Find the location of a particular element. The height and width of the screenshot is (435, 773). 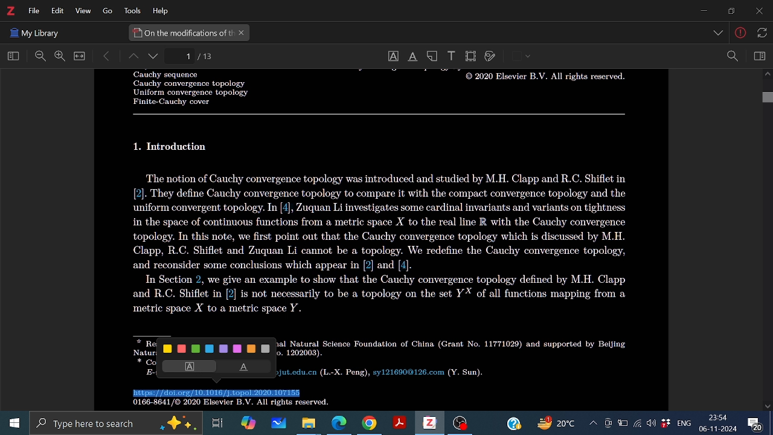

Weather is located at coordinates (559, 424).